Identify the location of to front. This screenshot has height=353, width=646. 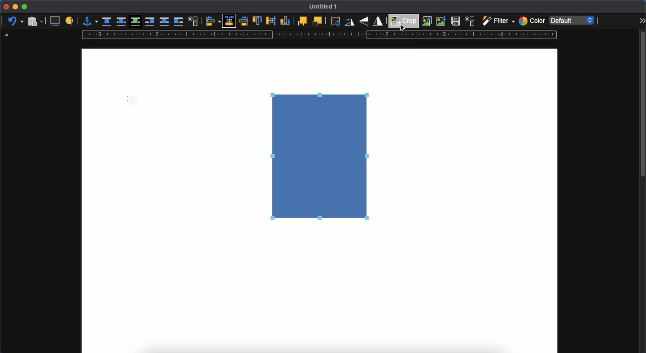
(302, 21).